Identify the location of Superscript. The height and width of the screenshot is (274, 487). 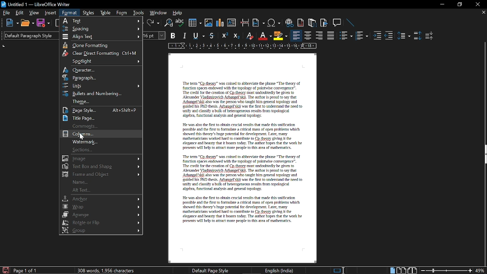
(224, 36).